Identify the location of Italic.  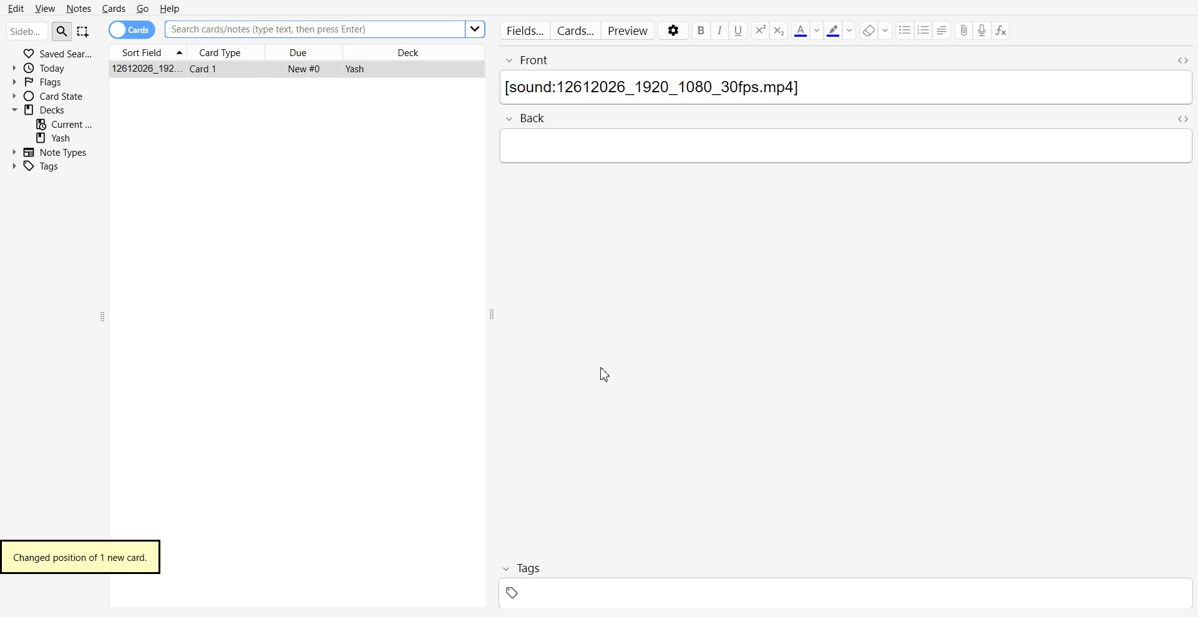
(720, 31).